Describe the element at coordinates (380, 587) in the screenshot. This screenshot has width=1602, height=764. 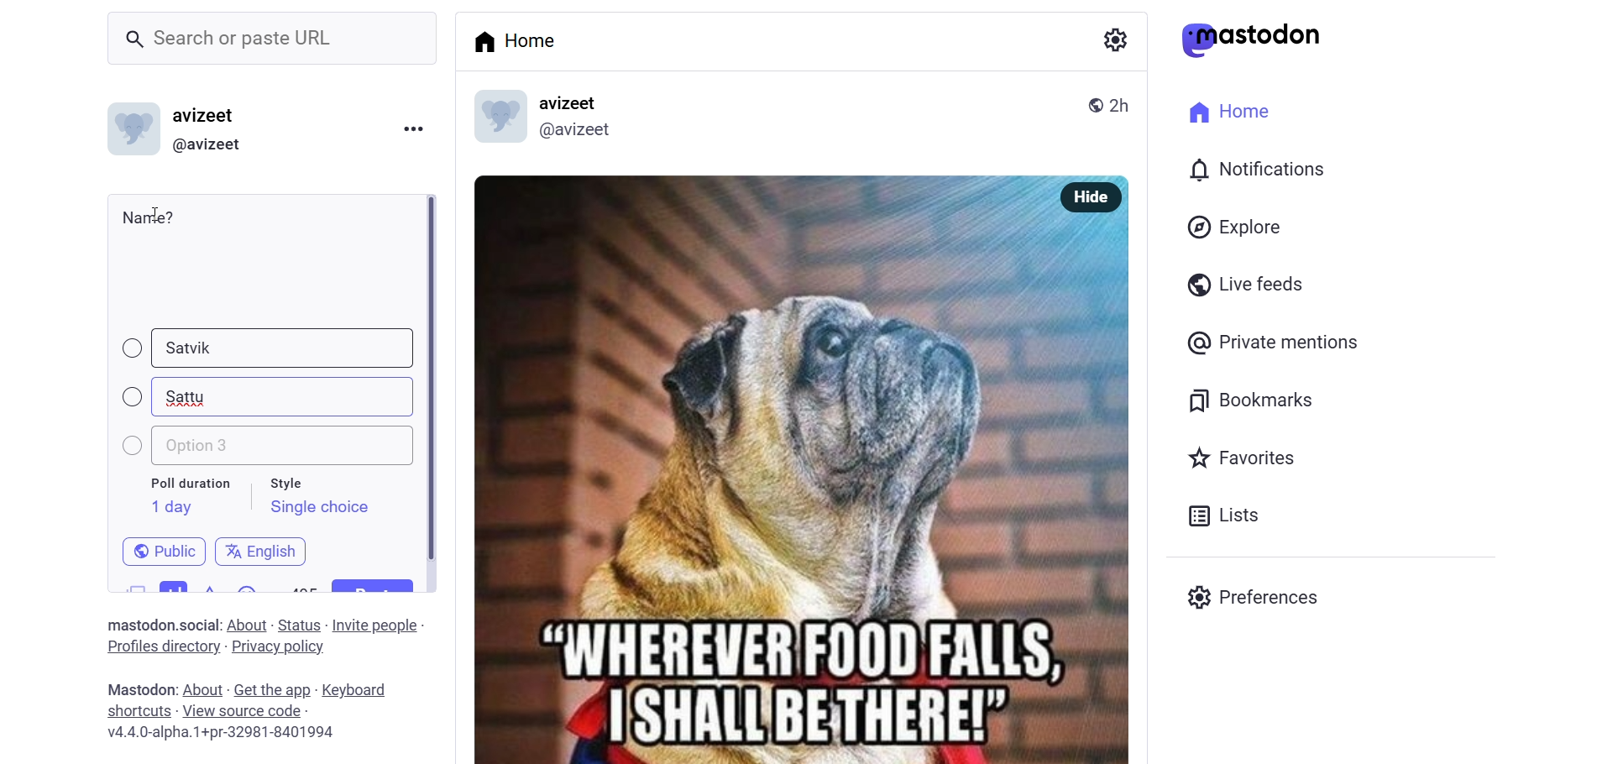
I see `post` at that location.